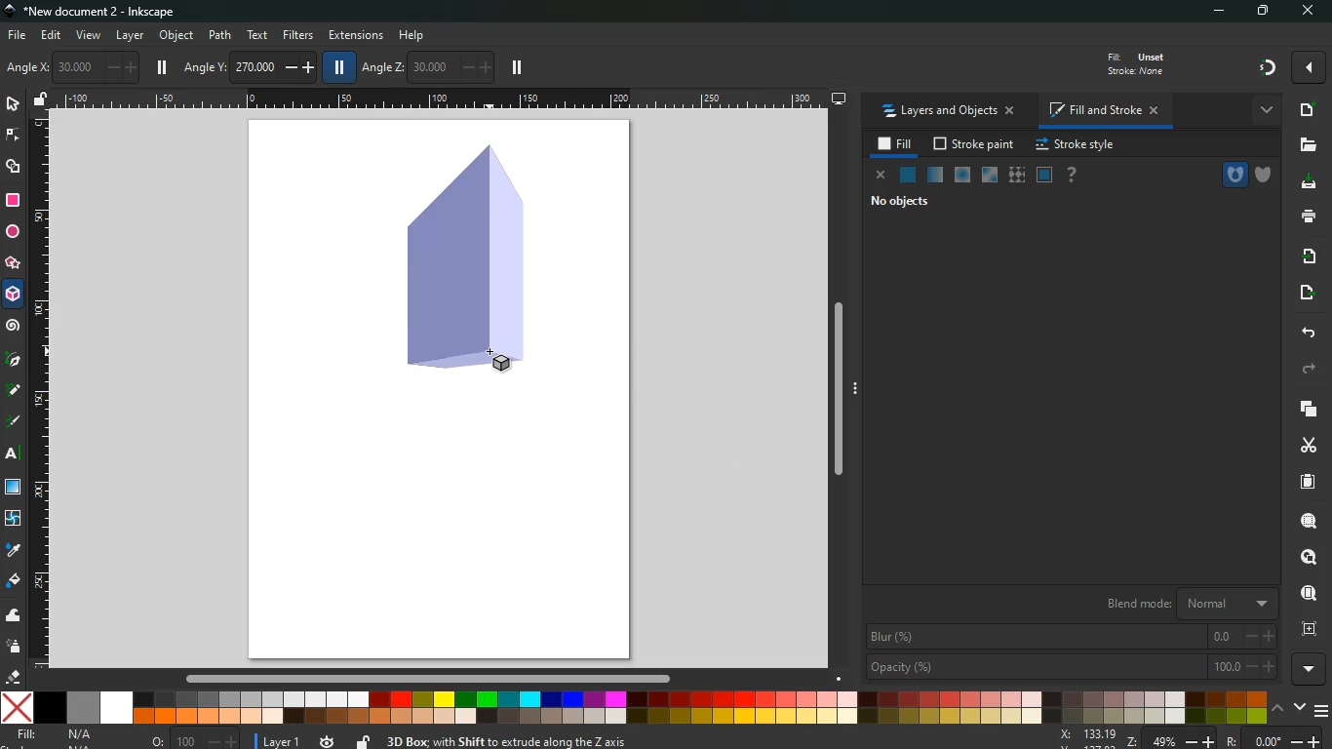  Describe the element at coordinates (131, 36) in the screenshot. I see `layer` at that location.